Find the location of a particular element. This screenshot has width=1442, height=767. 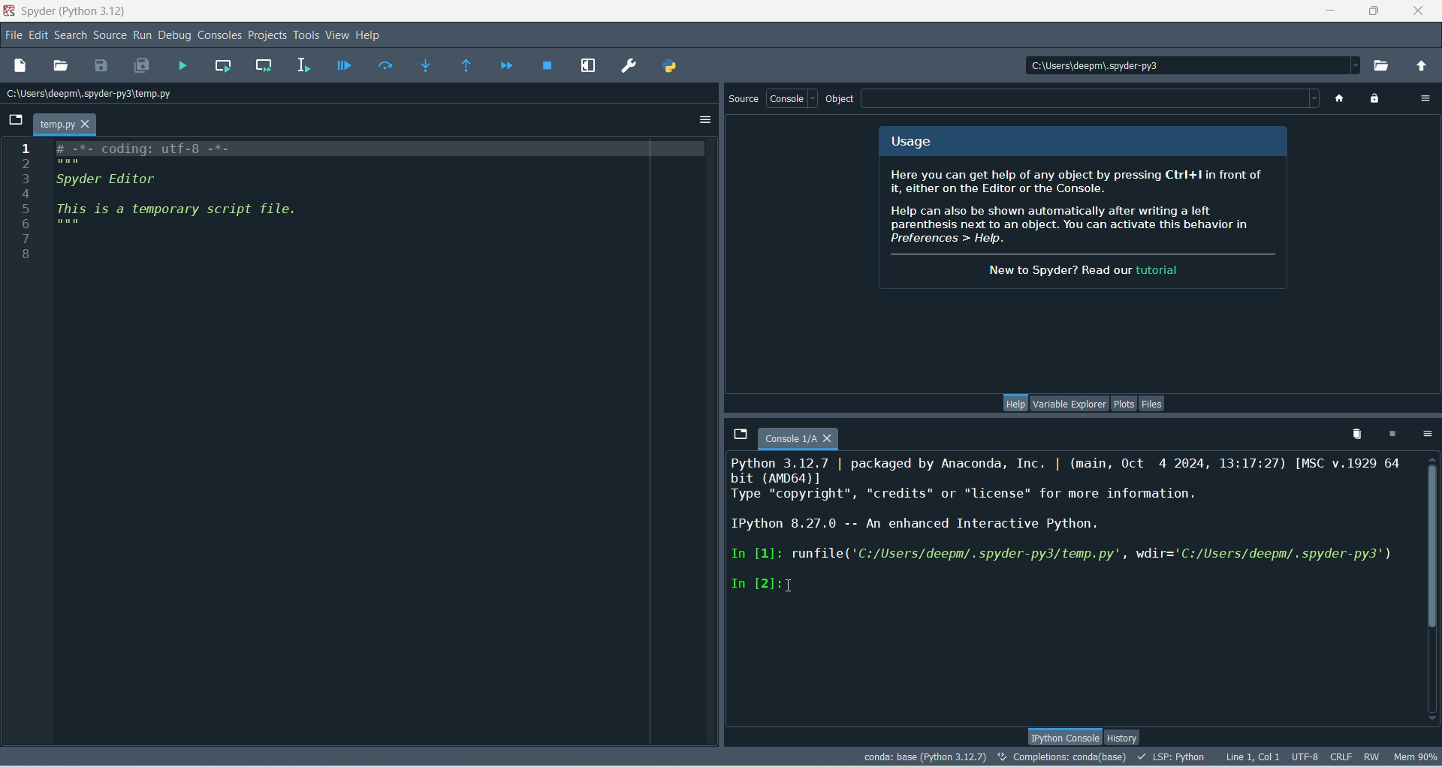

home is located at coordinates (1338, 99).